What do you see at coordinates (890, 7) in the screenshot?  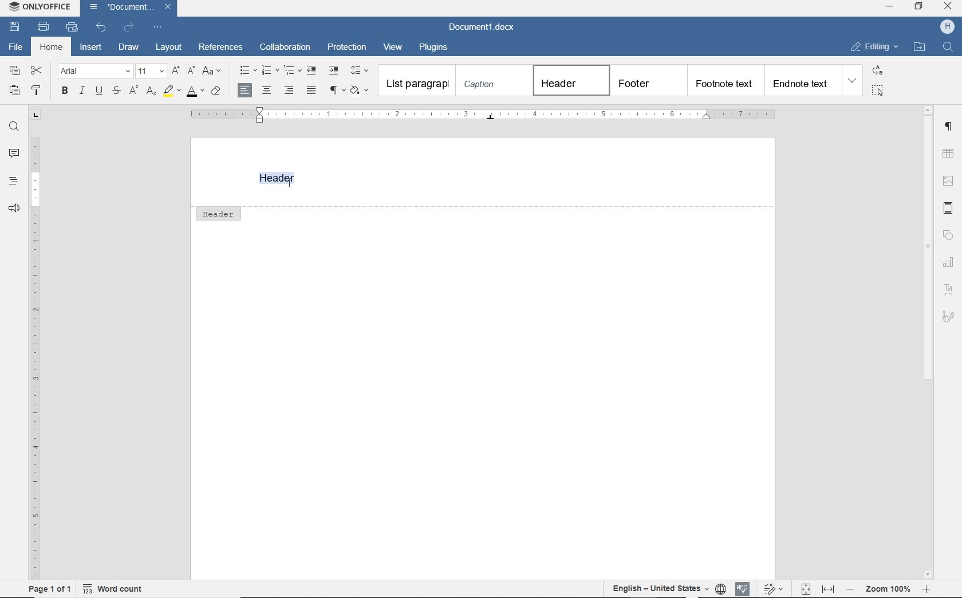 I see `MINIMIZE` at bounding box center [890, 7].